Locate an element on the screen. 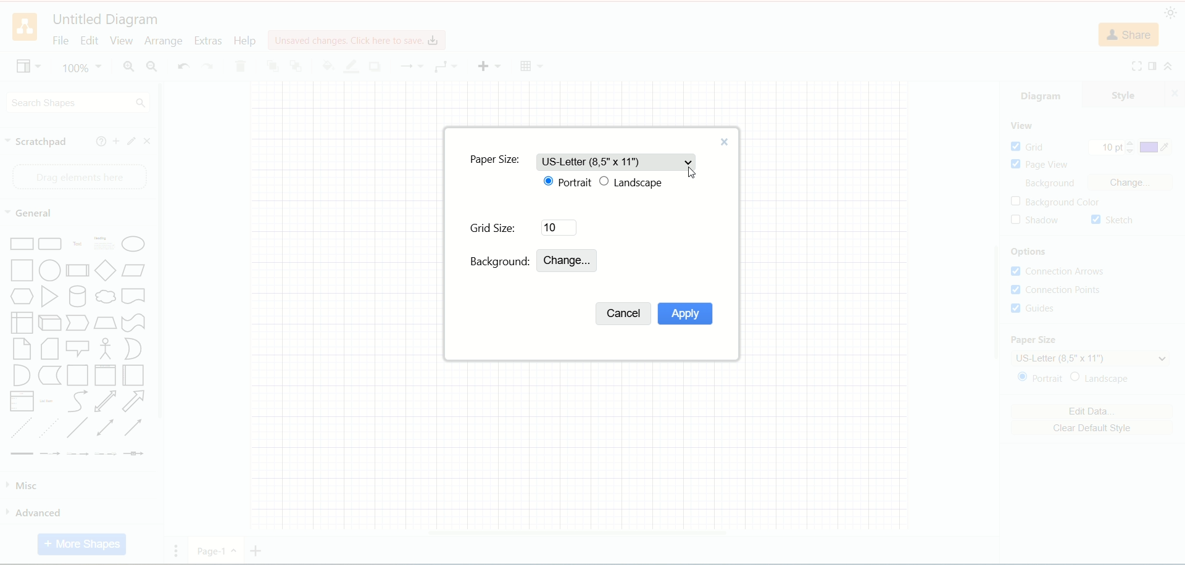 This screenshot has width=1185, height=565. insert is located at coordinates (489, 65).